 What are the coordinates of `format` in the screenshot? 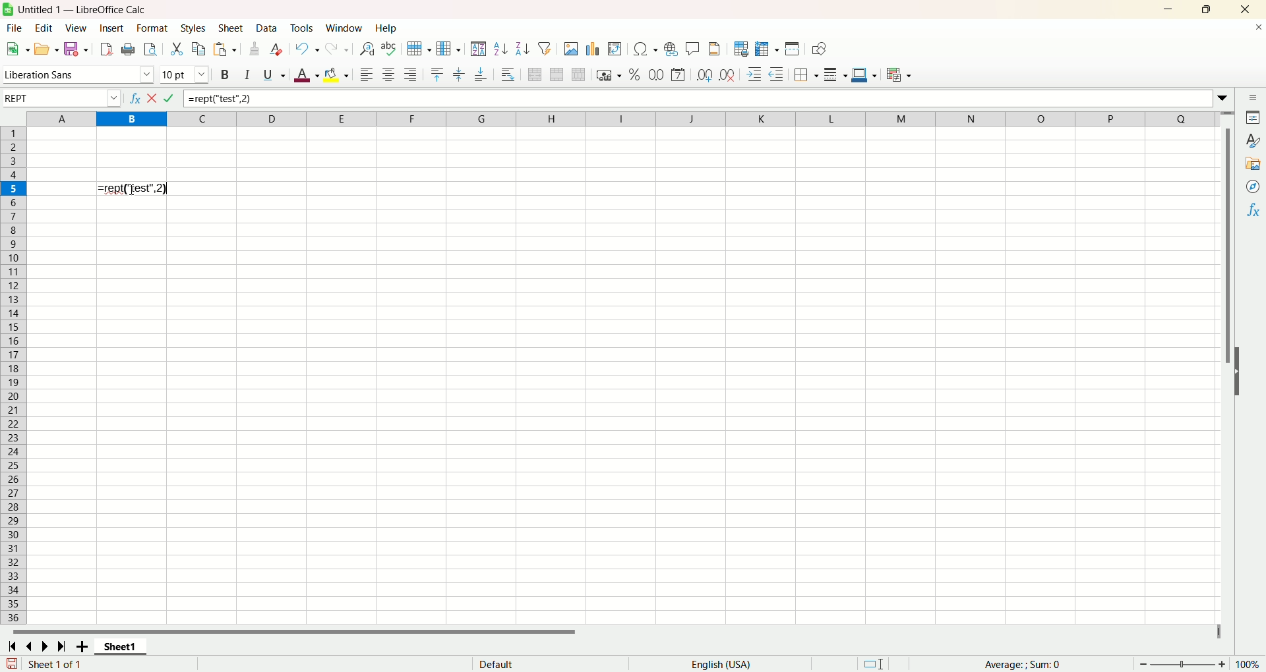 It's located at (152, 28).